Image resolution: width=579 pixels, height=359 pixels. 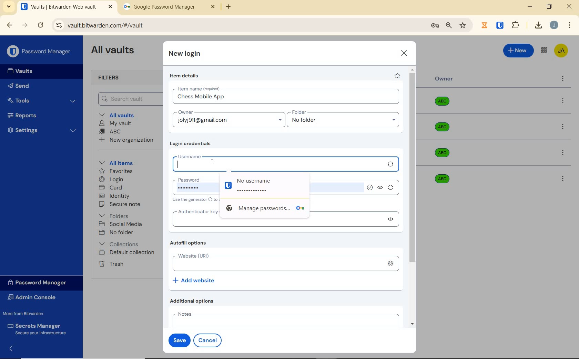 I want to click on option, so click(x=564, y=101).